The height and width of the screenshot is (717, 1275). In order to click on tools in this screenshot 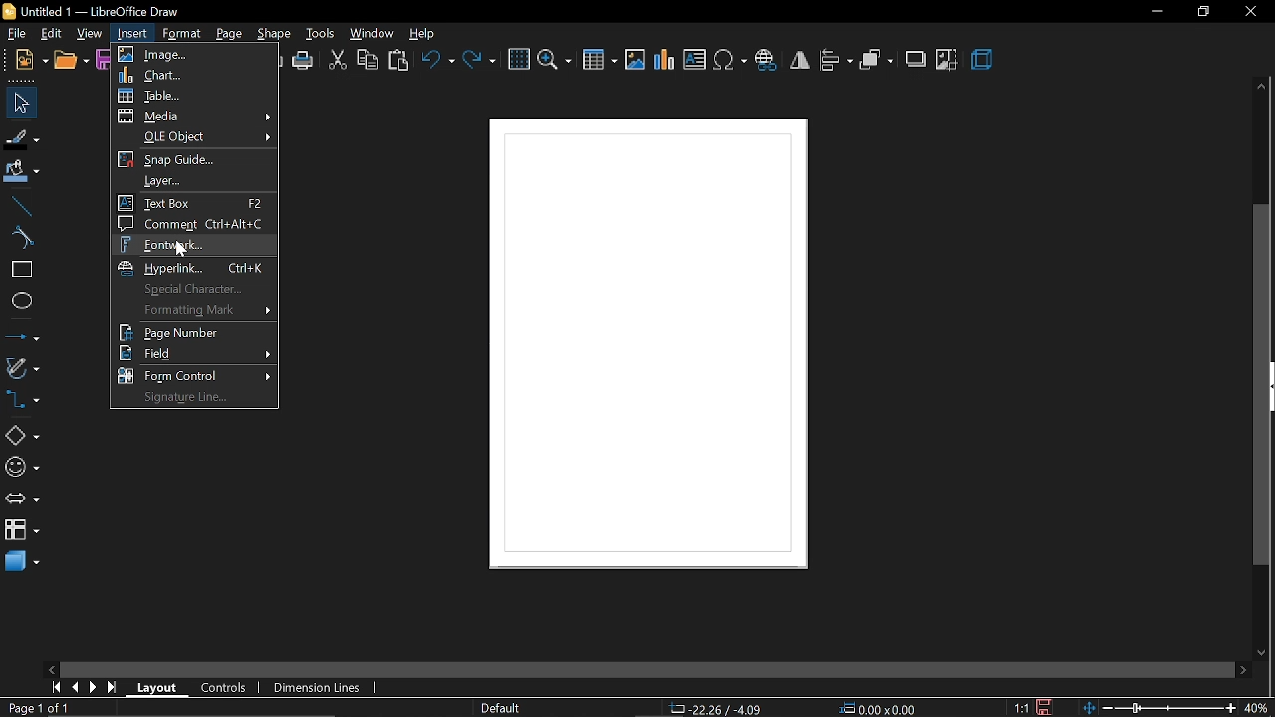, I will do `click(321, 34)`.